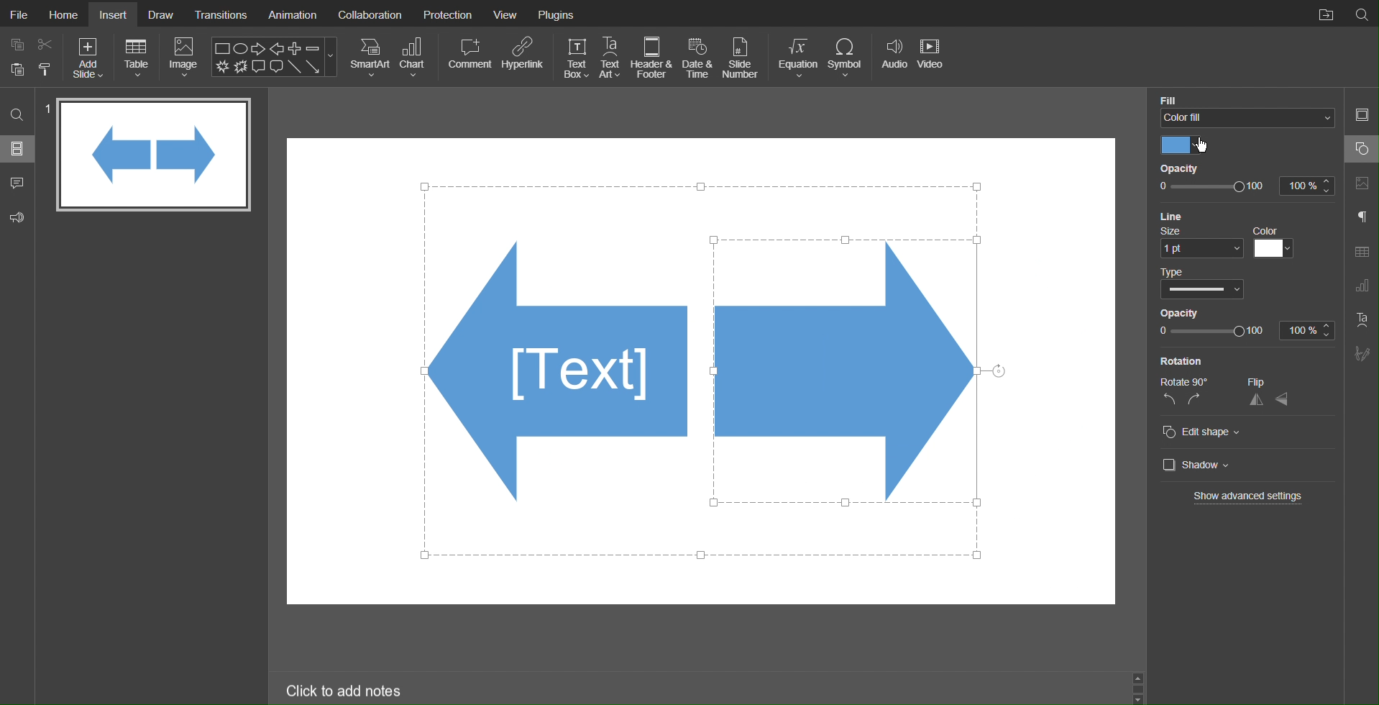  Describe the element at coordinates (1362, 115) in the screenshot. I see `Slide Settings` at that location.